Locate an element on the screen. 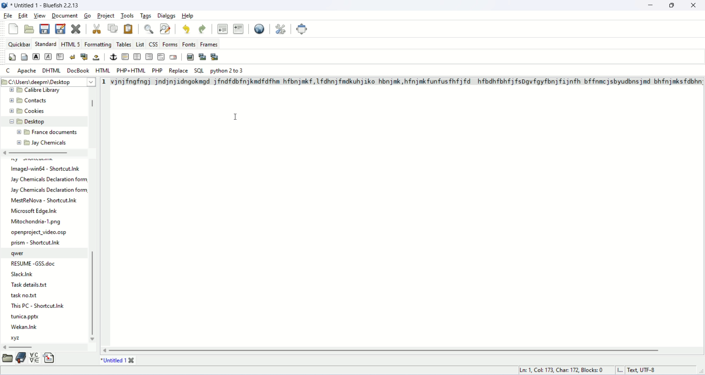 The image size is (705, 375). Mitochondria-1.png is located at coordinates (37, 222).